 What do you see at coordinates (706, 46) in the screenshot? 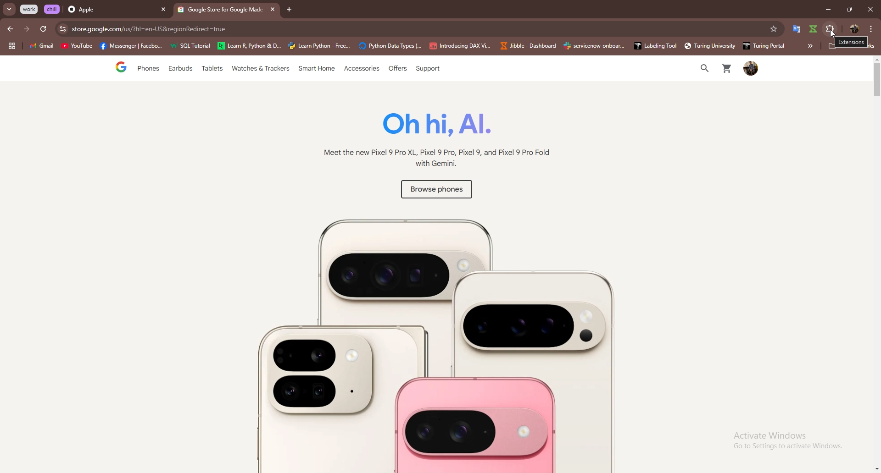
I see `Turing Universit` at bounding box center [706, 46].